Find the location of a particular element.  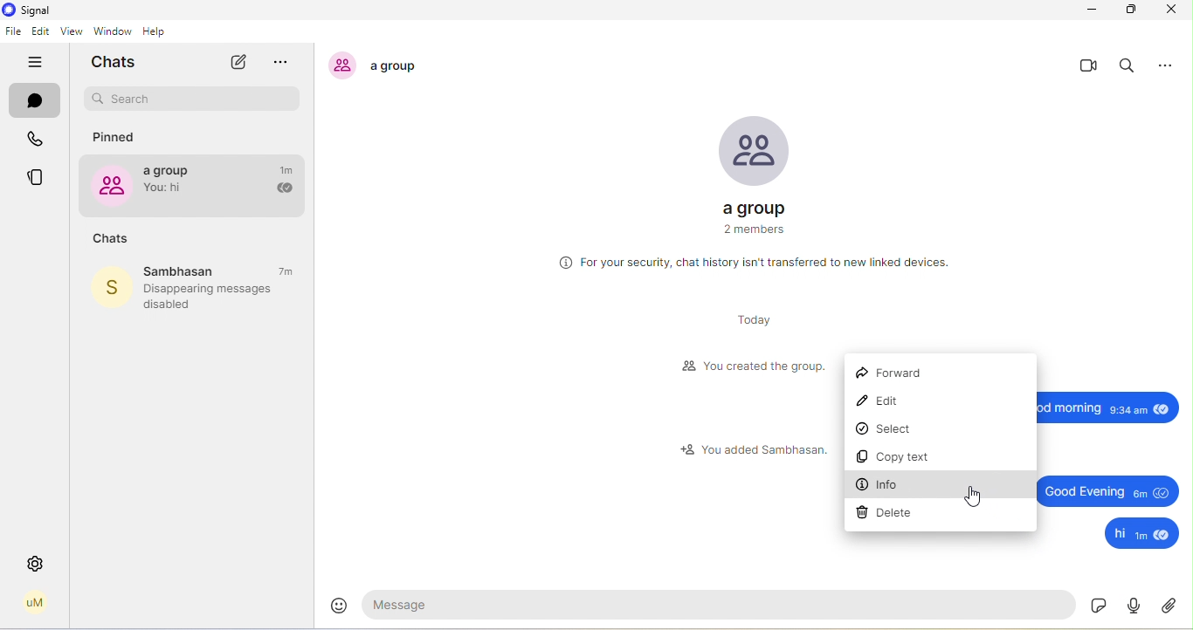

grammarly plug in is located at coordinates (1128, 606).